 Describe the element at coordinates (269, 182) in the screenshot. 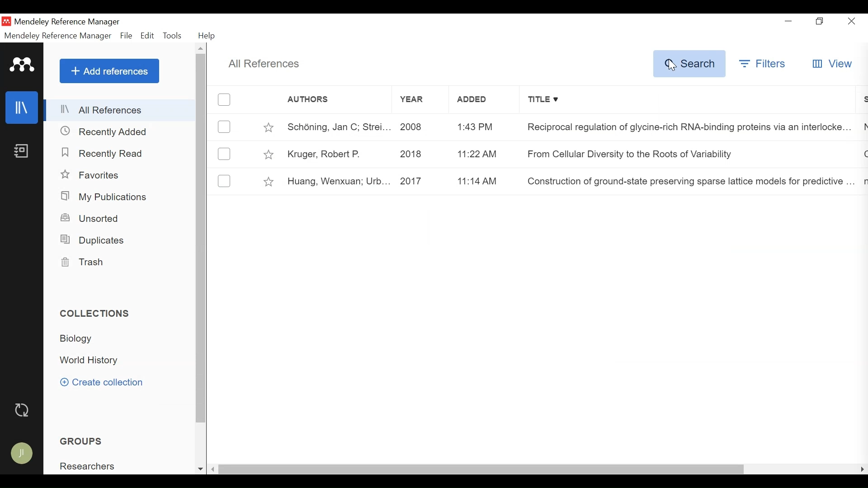

I see `Toggle Favorites` at that location.